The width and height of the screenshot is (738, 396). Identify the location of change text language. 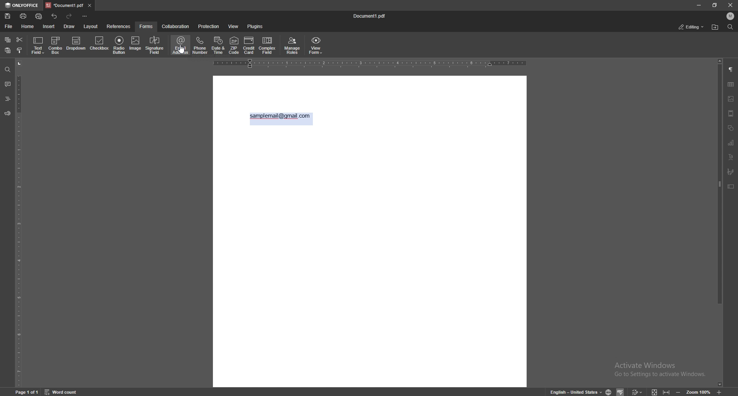
(574, 391).